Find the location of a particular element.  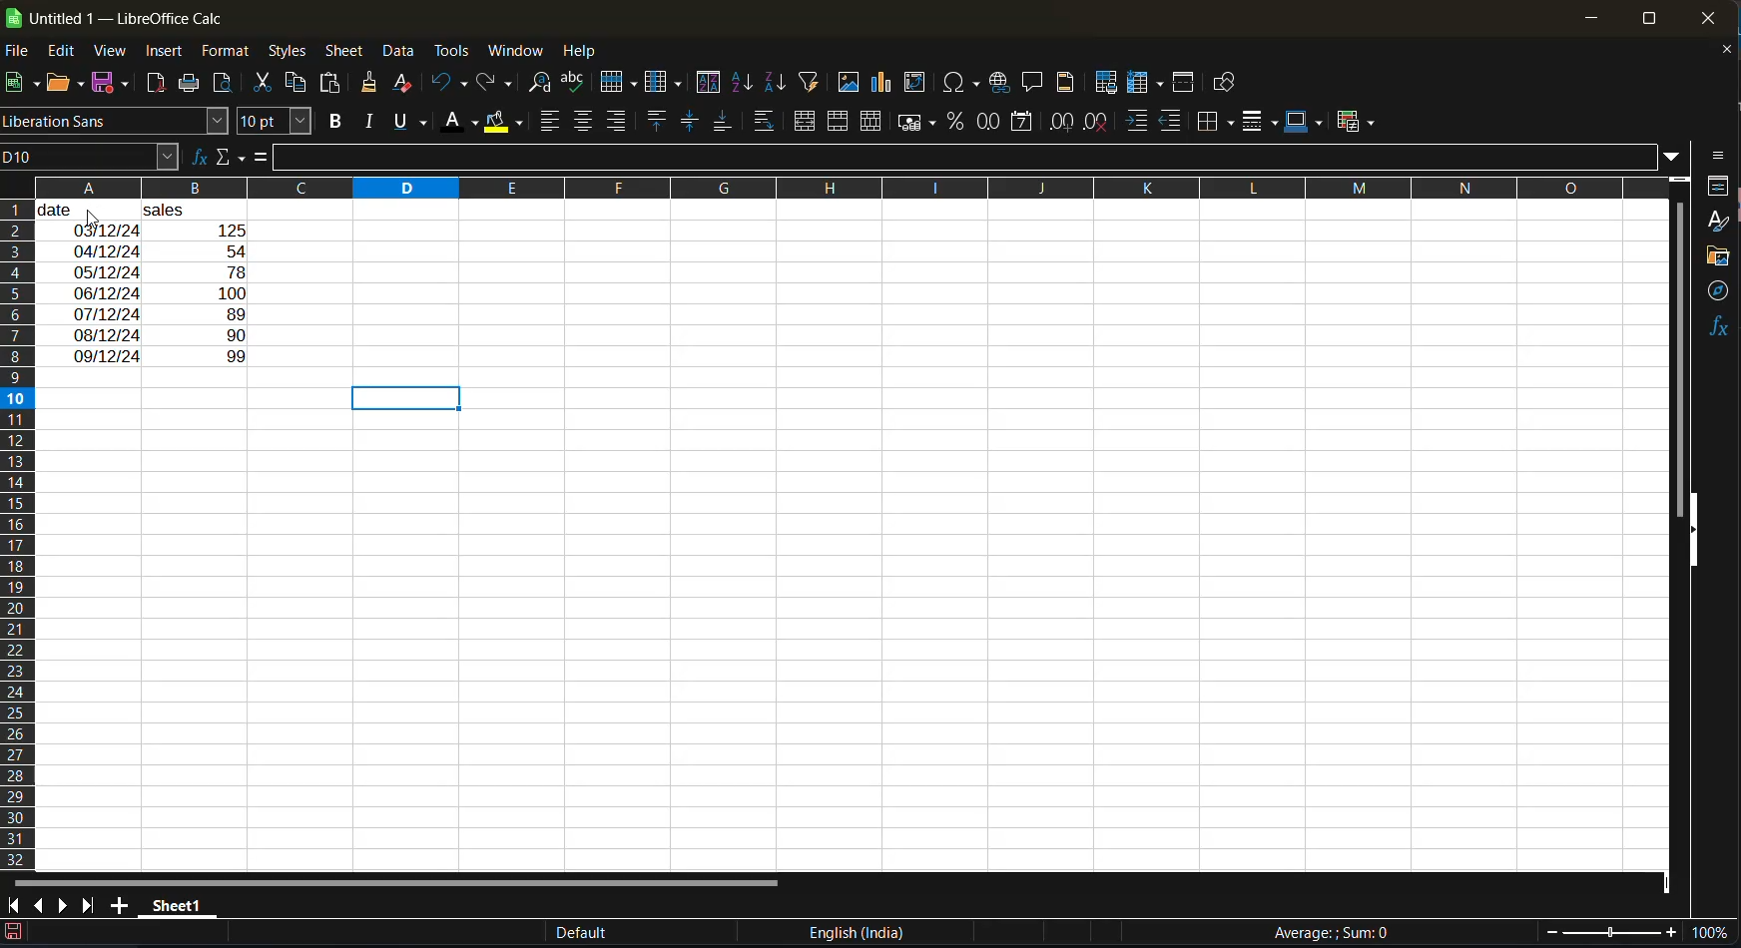

border style is located at coordinates (1259, 124).